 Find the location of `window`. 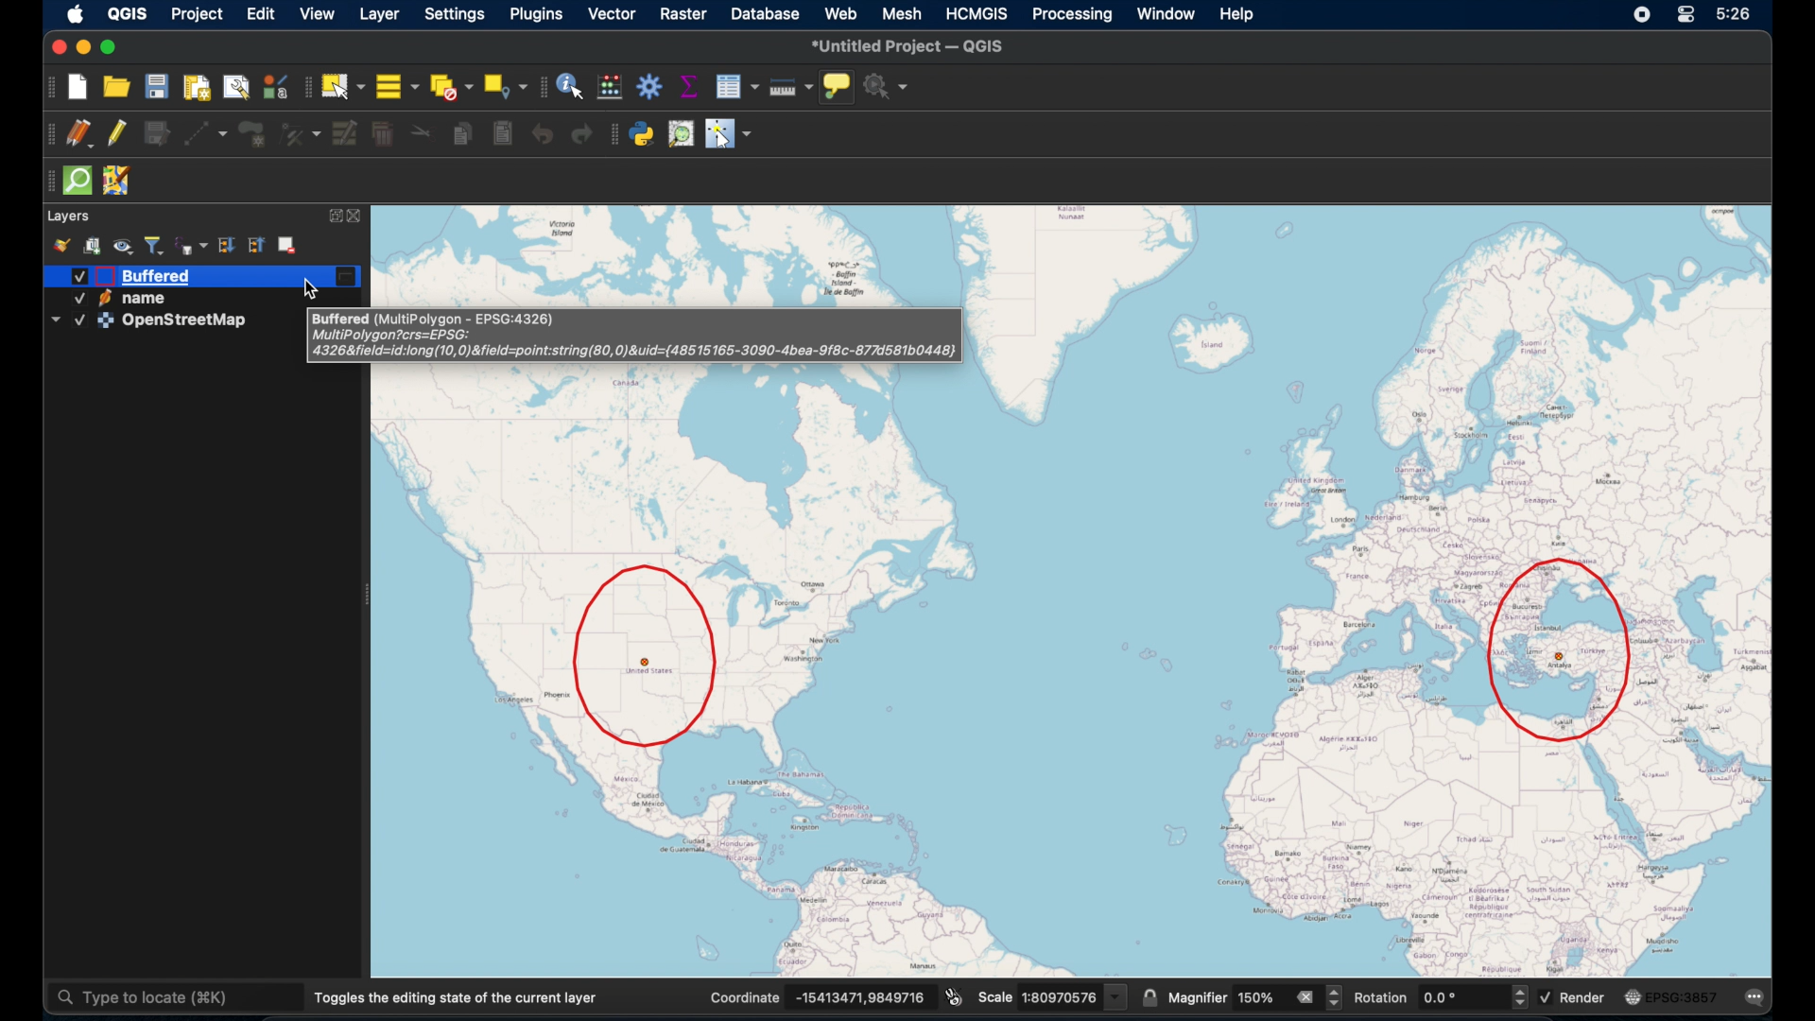

window is located at coordinates (1164, 13).